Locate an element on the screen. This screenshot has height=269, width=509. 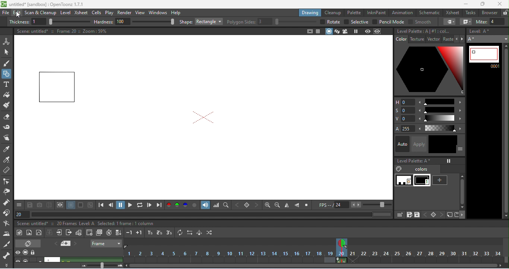
last frame is located at coordinates (159, 205).